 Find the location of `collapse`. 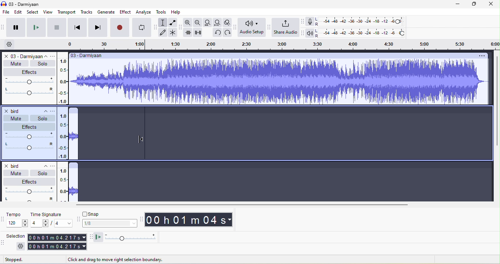

collapse is located at coordinates (43, 110).